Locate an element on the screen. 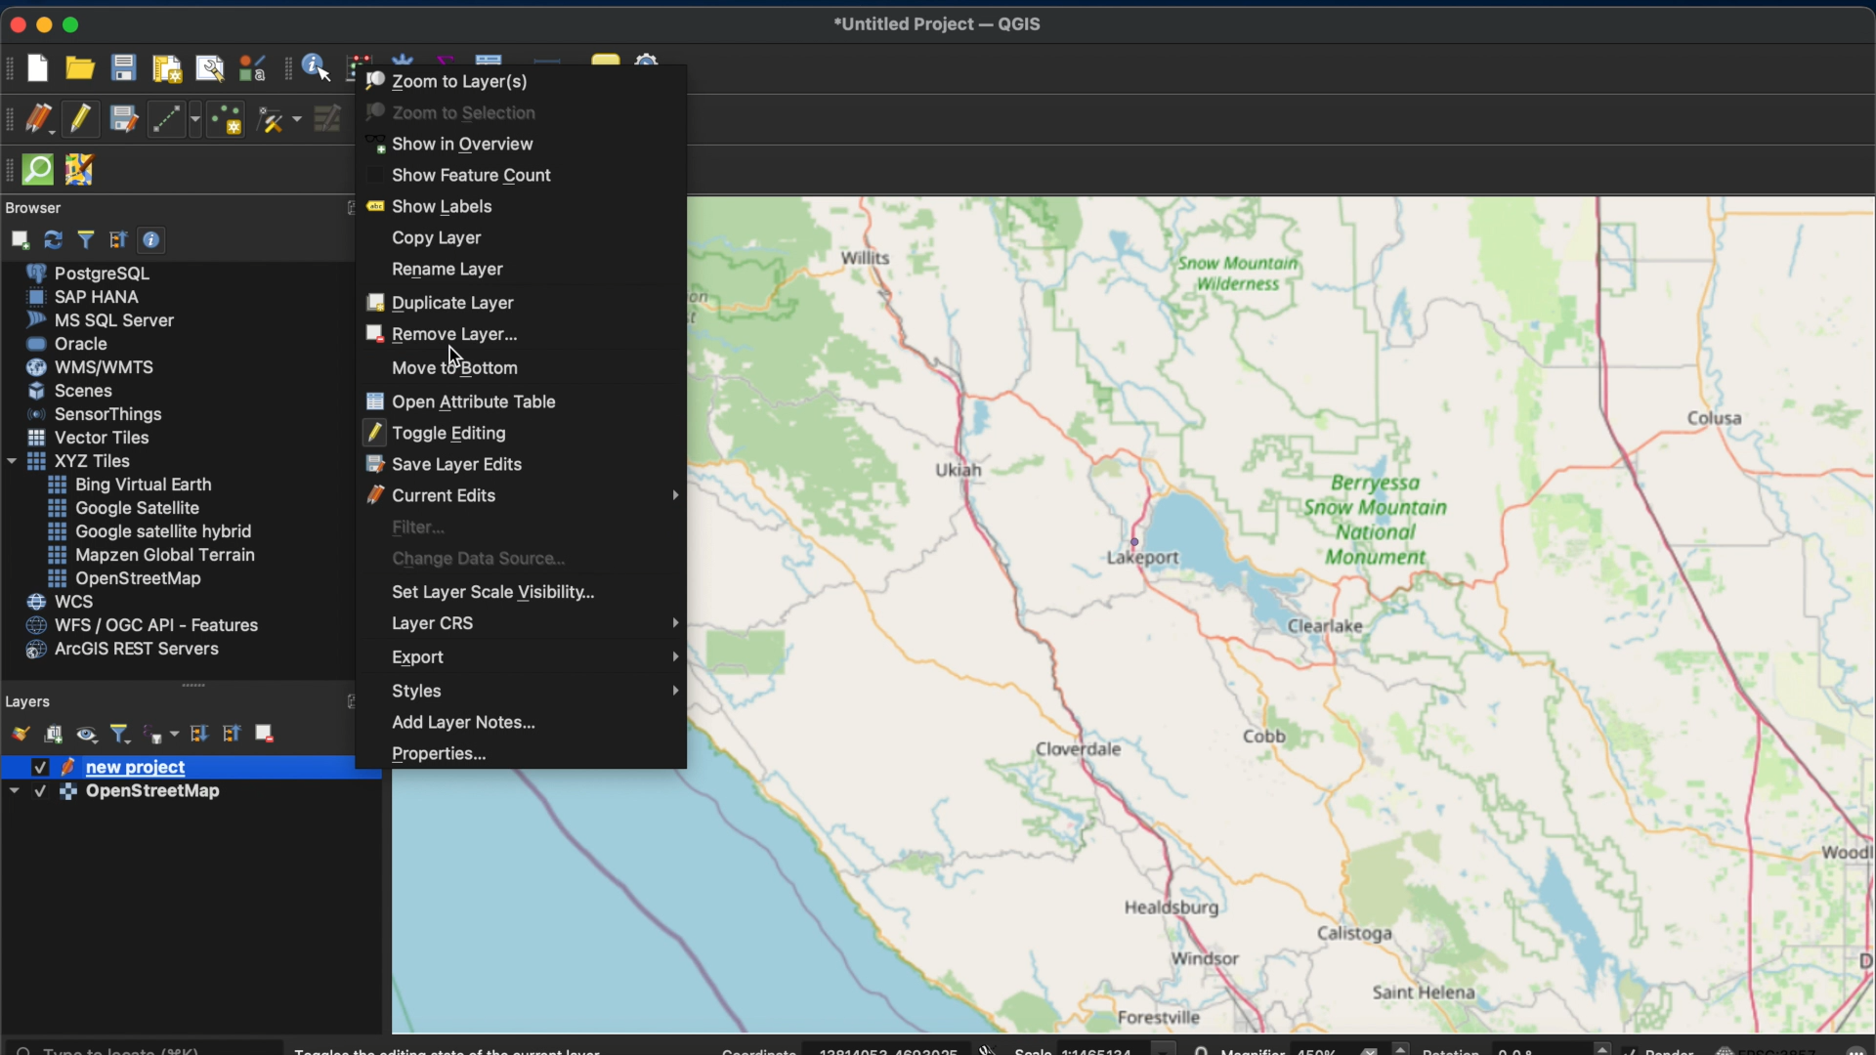 Image resolution: width=1876 pixels, height=1055 pixels. xyz tiles is located at coordinates (66, 462).